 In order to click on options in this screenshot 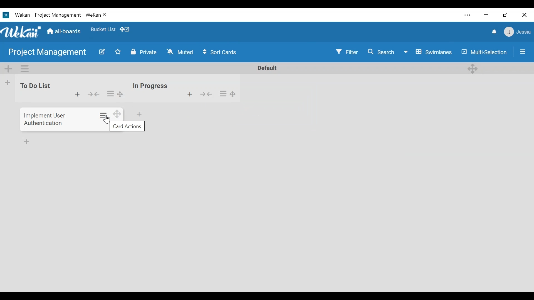, I will do `click(114, 92)`.